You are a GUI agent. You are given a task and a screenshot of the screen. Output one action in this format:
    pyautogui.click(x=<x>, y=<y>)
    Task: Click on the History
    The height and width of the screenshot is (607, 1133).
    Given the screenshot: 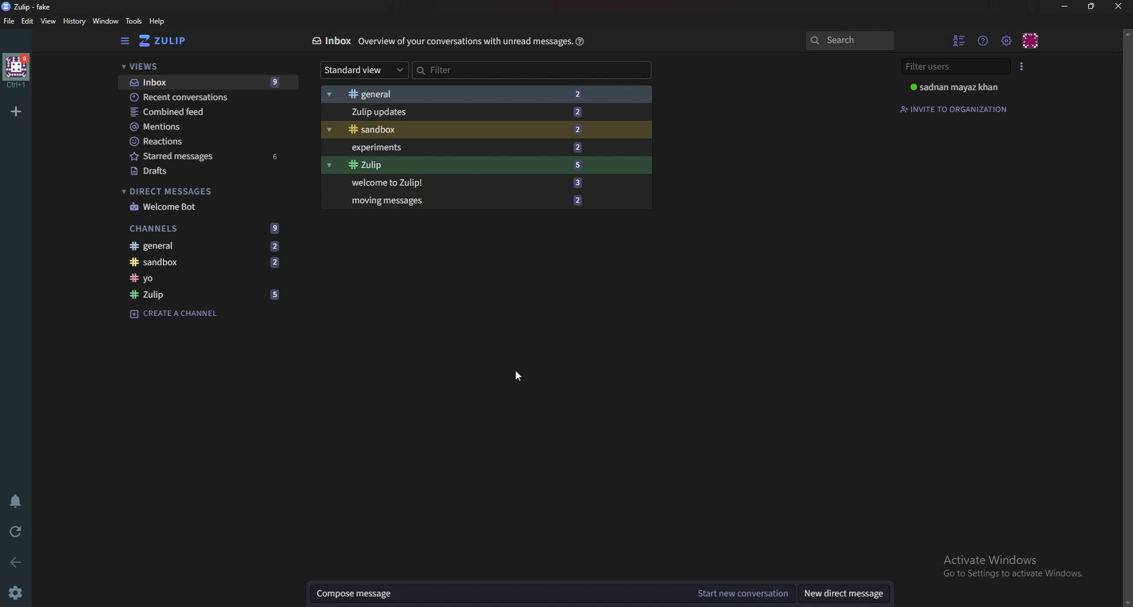 What is the action you would take?
    pyautogui.click(x=74, y=22)
    